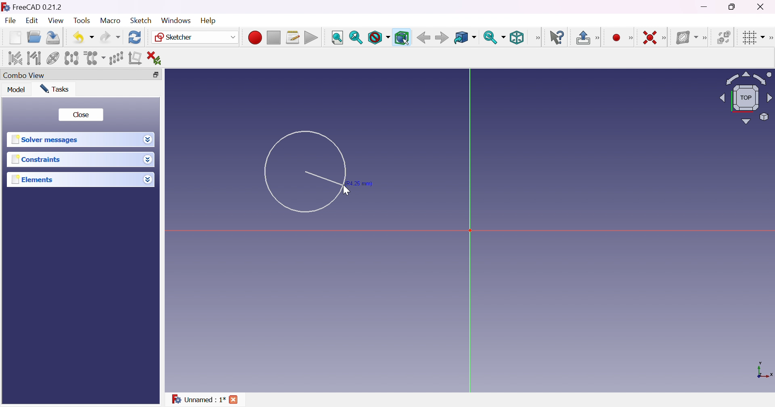 The width and height of the screenshot is (775, 407). What do you see at coordinates (312, 38) in the screenshot?
I see `Execute macro` at bounding box center [312, 38].